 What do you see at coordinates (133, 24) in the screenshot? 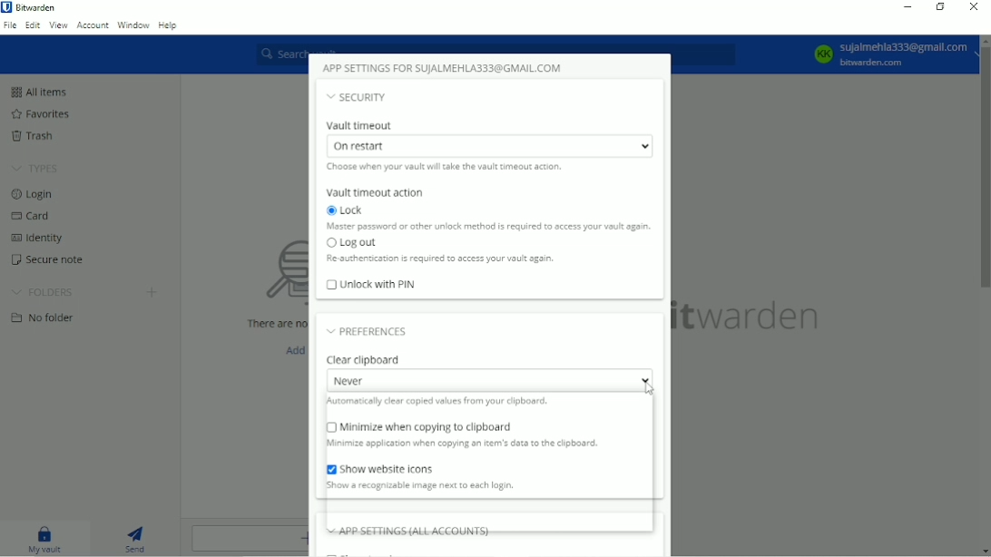
I see `Window` at bounding box center [133, 24].